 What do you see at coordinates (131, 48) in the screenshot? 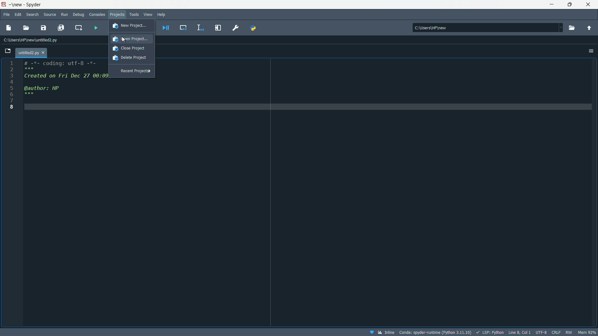
I see `close project` at bounding box center [131, 48].